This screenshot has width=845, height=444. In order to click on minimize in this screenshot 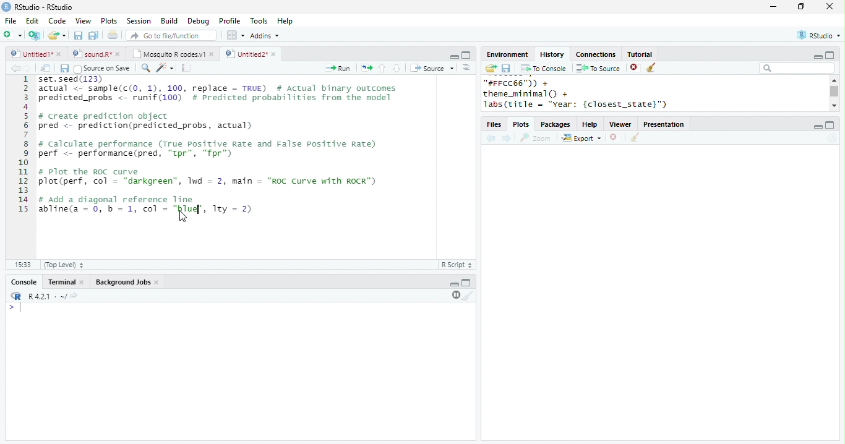, I will do `click(773, 6)`.